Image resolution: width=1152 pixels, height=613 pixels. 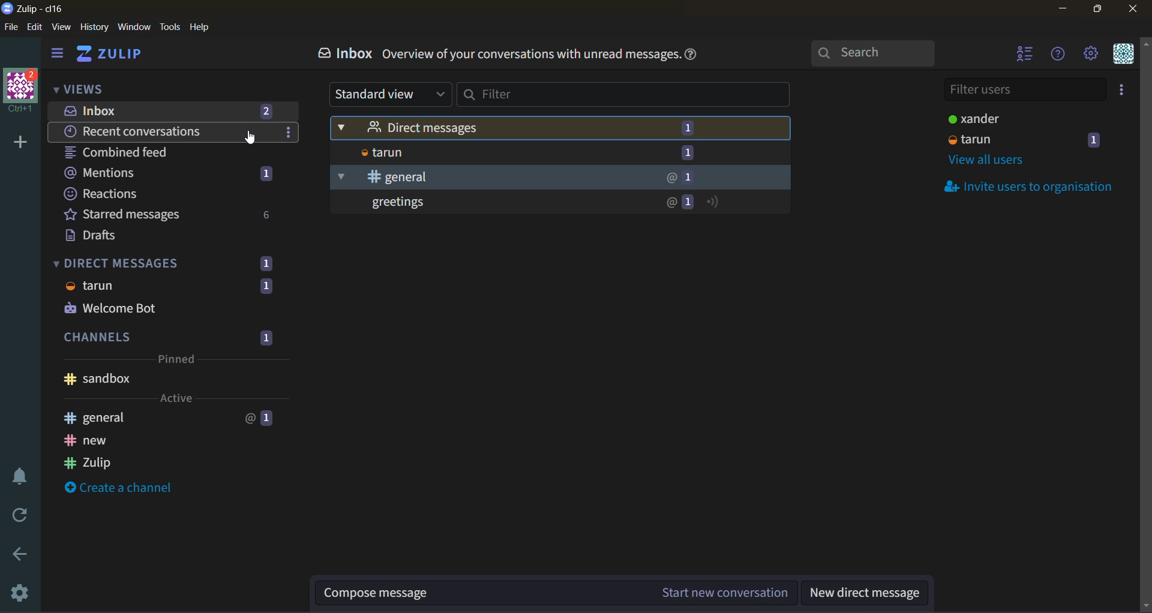 I want to click on view all users, so click(x=992, y=160).